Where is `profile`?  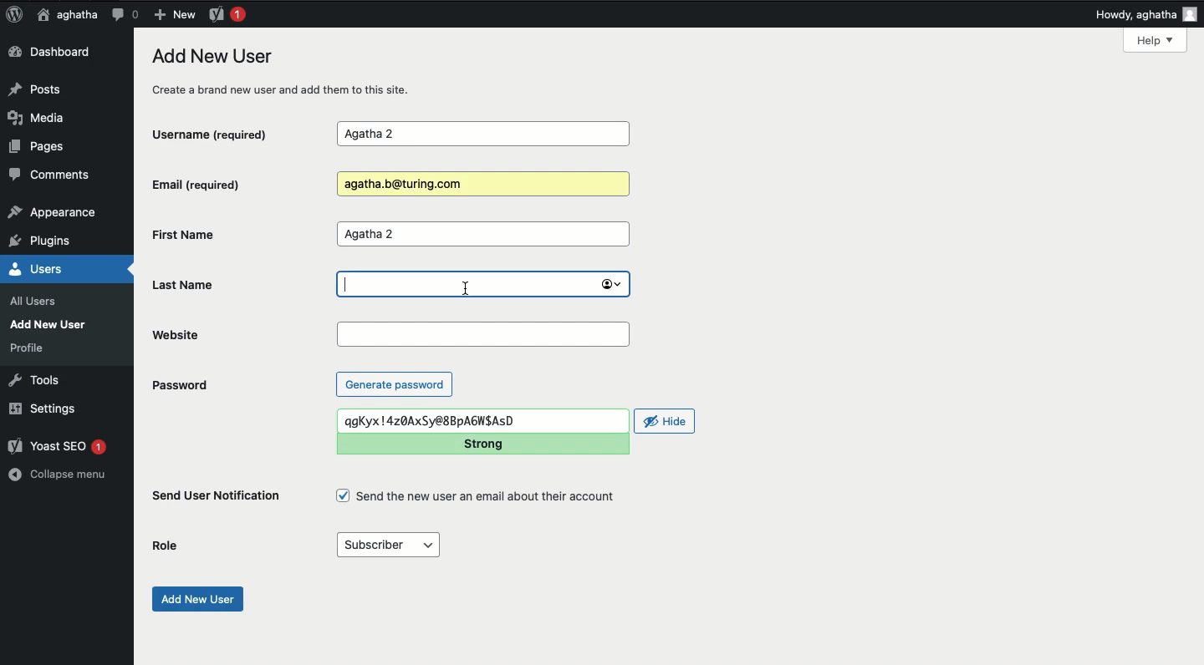 profile is located at coordinates (32, 348).